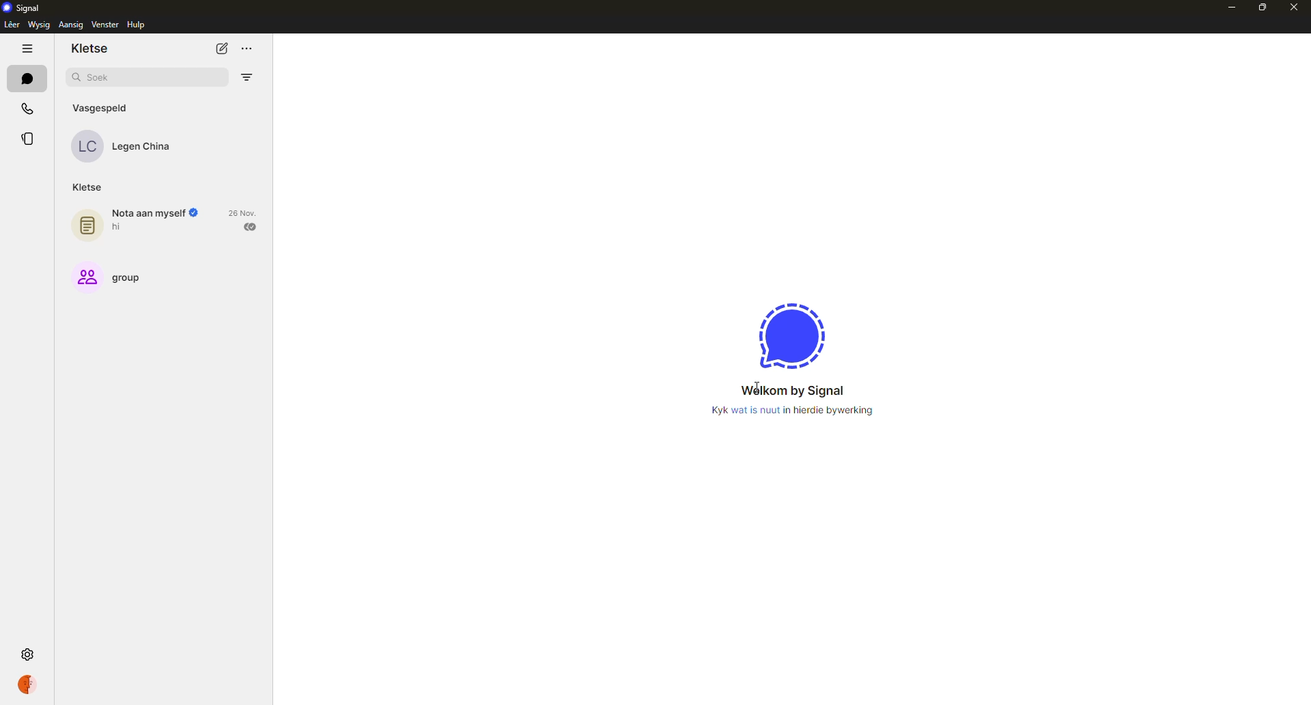 This screenshot has height=705, width=1311. What do you see at coordinates (29, 684) in the screenshot?
I see `profile` at bounding box center [29, 684].